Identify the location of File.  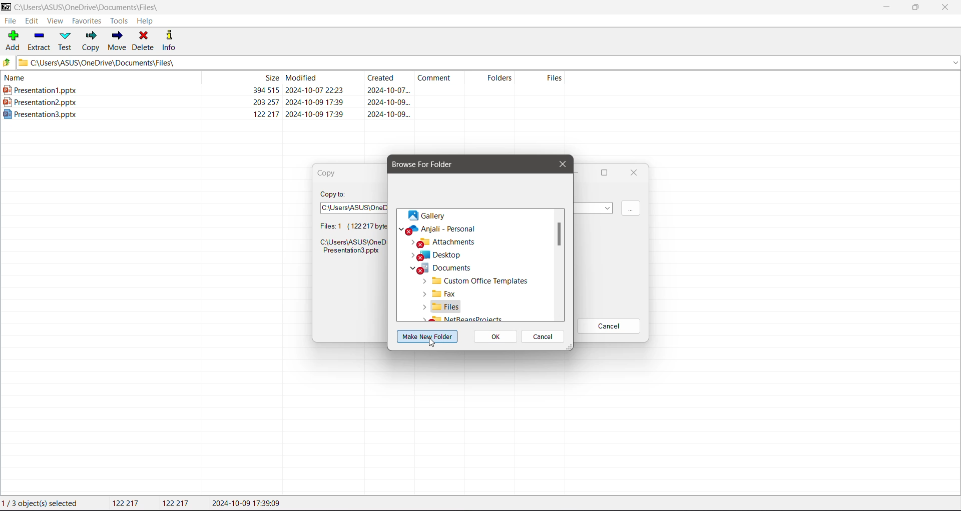
(11, 20).